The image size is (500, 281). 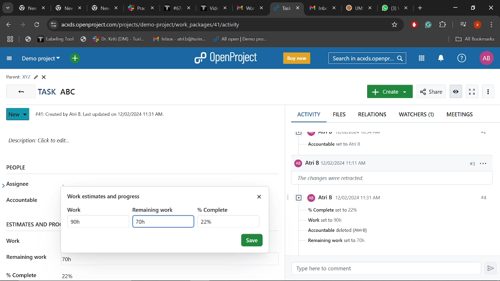 I want to click on Share, so click(x=430, y=92).